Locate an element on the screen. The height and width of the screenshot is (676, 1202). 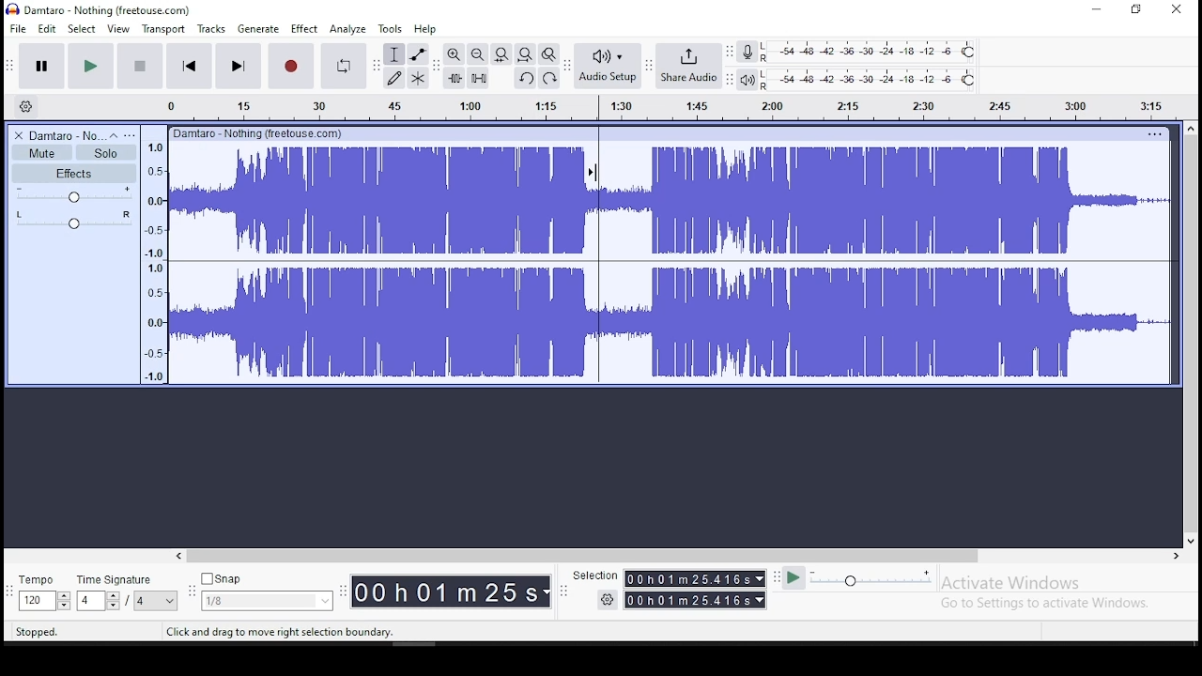
selection tool is located at coordinates (393, 54).